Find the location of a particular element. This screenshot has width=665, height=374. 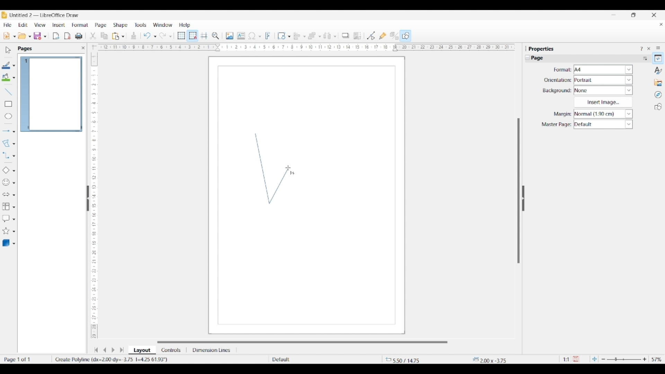

Float properties panel is located at coordinates (526, 48).